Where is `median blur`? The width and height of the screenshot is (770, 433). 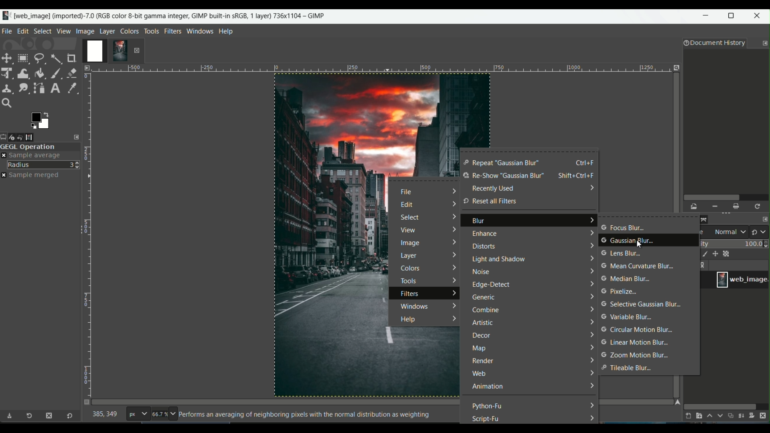
median blur is located at coordinates (627, 279).